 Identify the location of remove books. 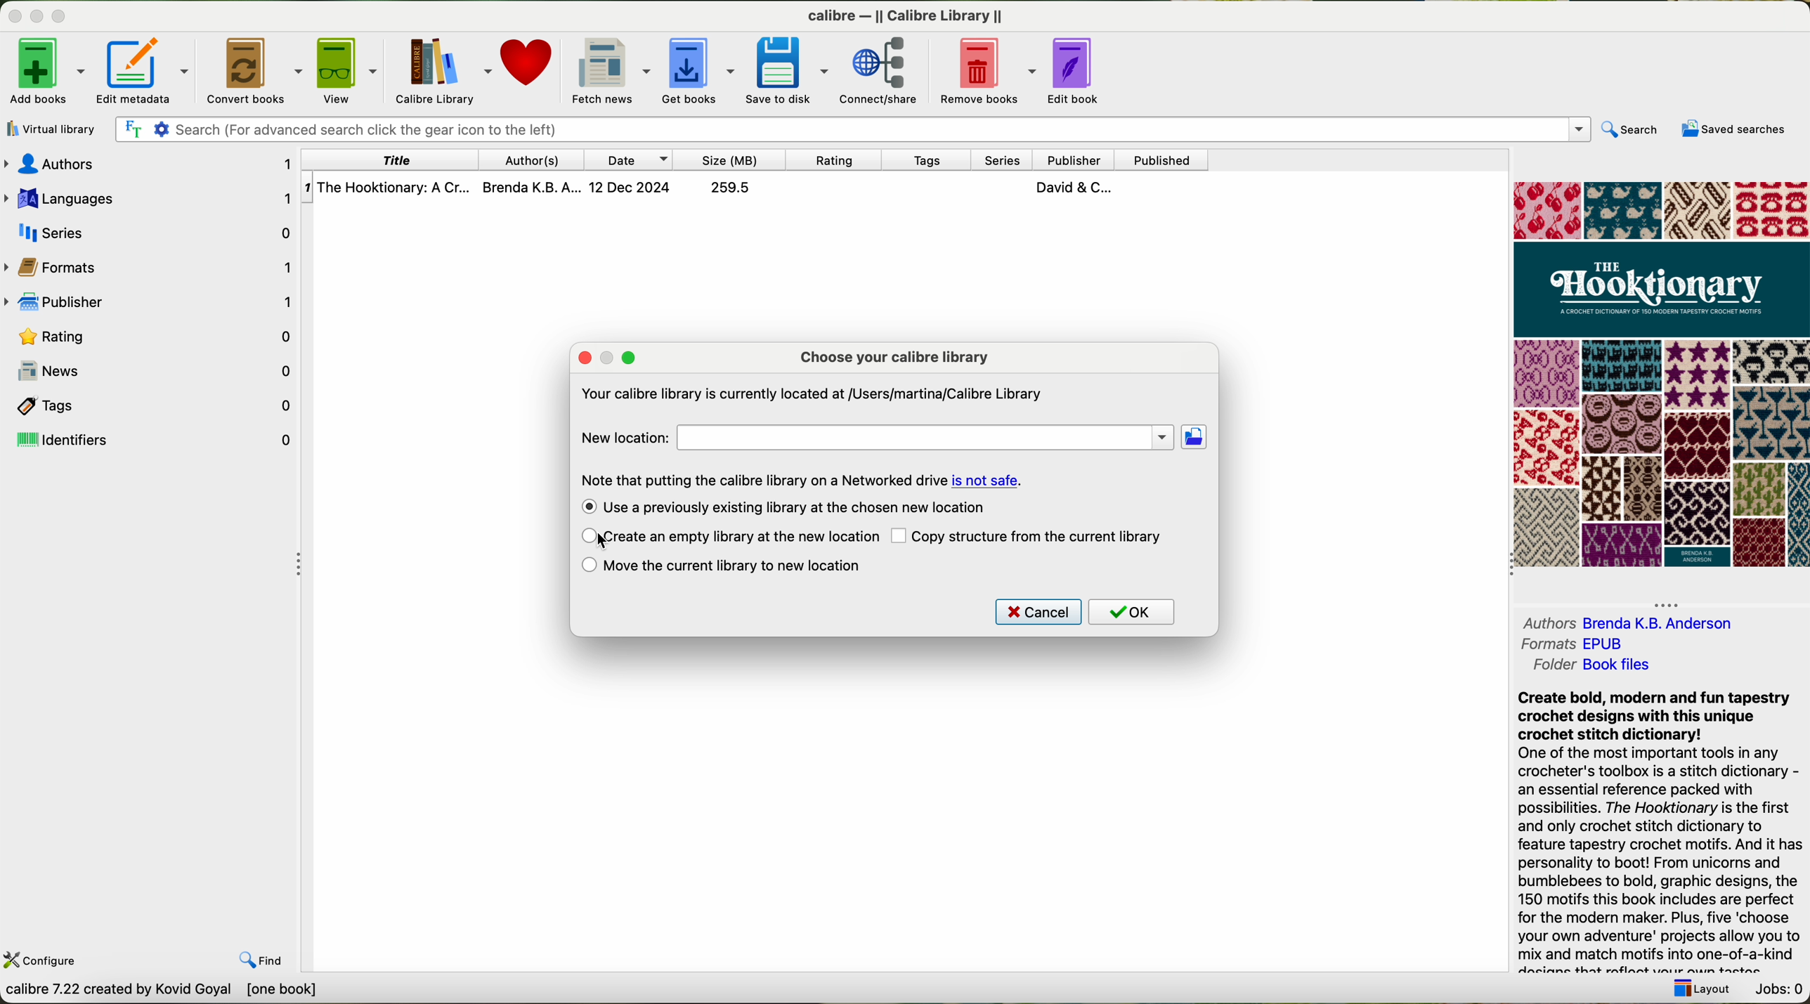
(987, 71).